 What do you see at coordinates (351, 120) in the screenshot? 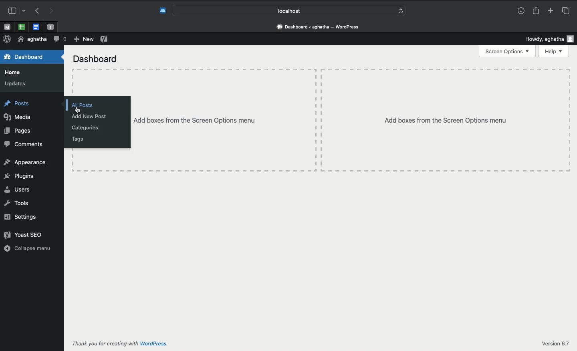
I see `Add boxes from the screen options menu` at bounding box center [351, 120].